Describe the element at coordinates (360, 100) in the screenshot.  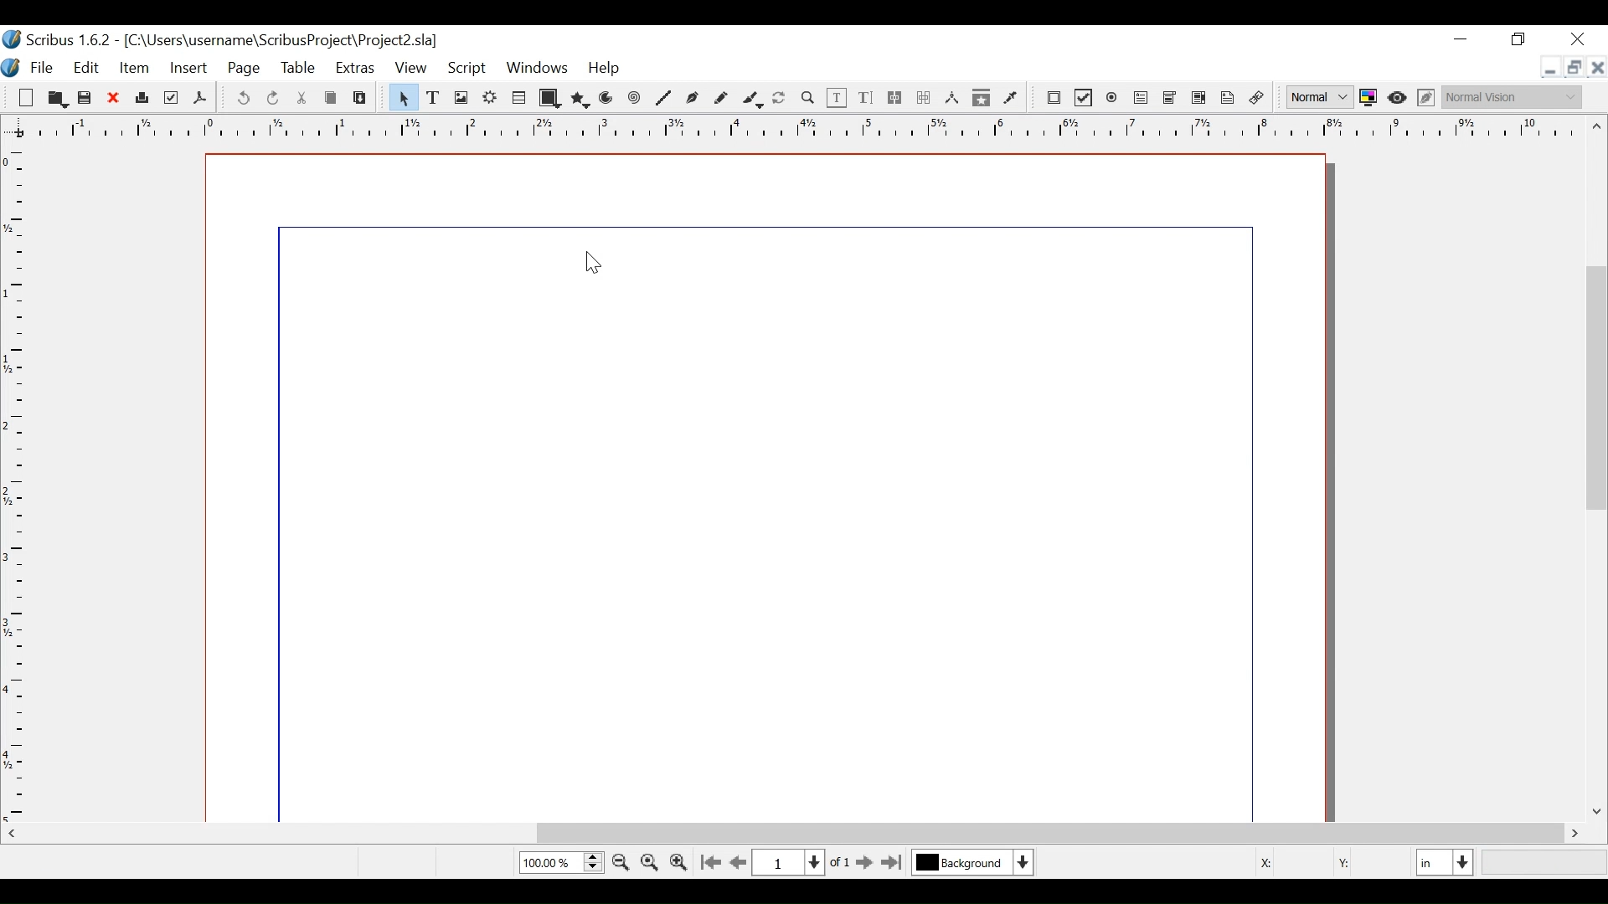
I see `Paste` at that location.